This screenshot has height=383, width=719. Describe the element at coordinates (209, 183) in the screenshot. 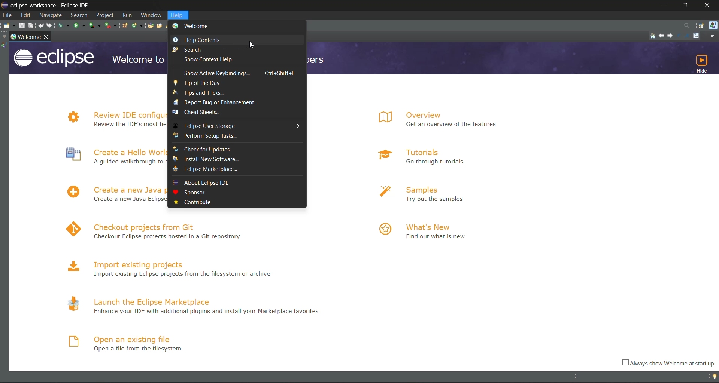

I see `about eclipse IDE` at that location.